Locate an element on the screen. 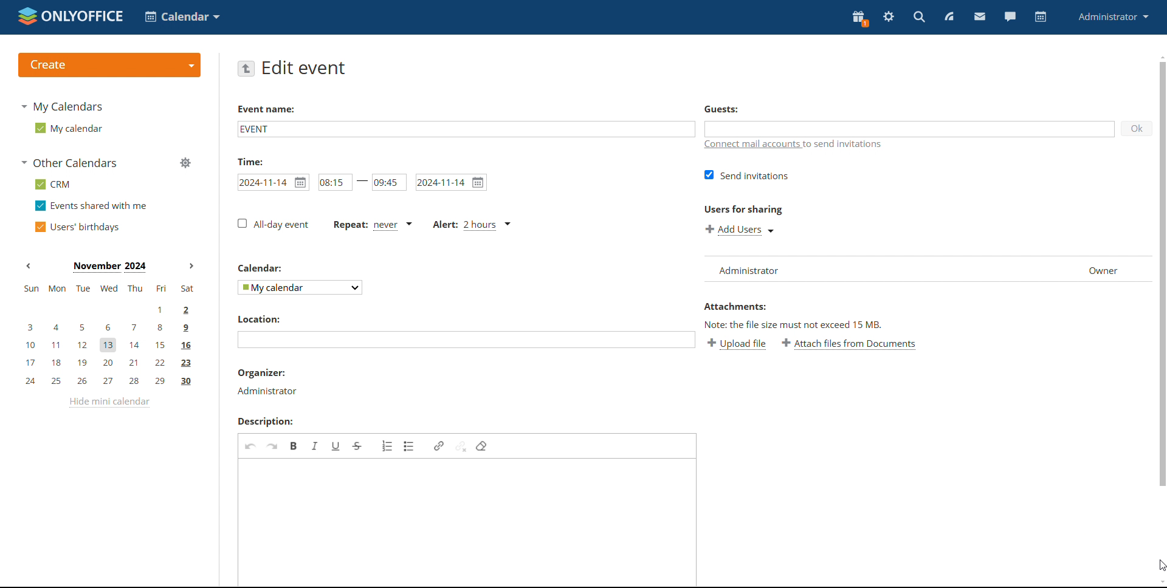  scroll up is located at coordinates (1160, 56).